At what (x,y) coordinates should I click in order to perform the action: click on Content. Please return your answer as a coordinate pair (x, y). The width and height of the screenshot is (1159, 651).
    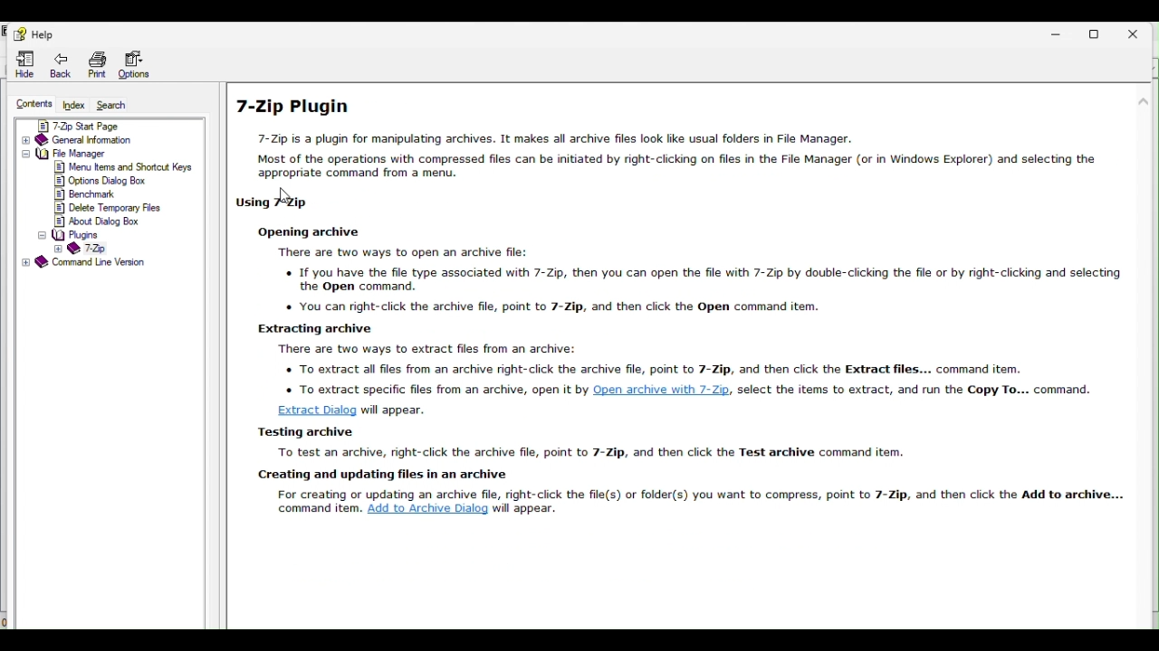
    Looking at the image, I should click on (29, 103).